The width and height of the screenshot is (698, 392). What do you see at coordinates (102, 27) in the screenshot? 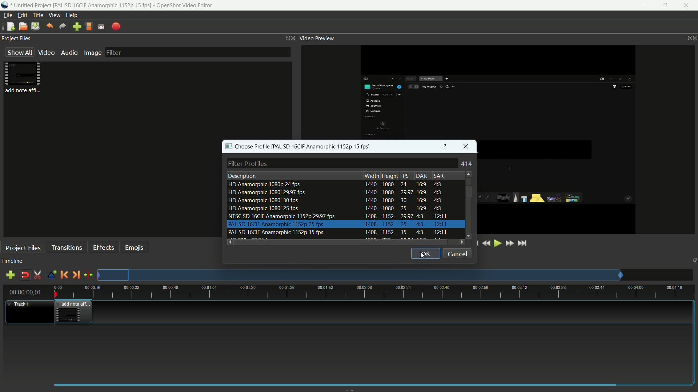
I see `full screen` at bounding box center [102, 27].